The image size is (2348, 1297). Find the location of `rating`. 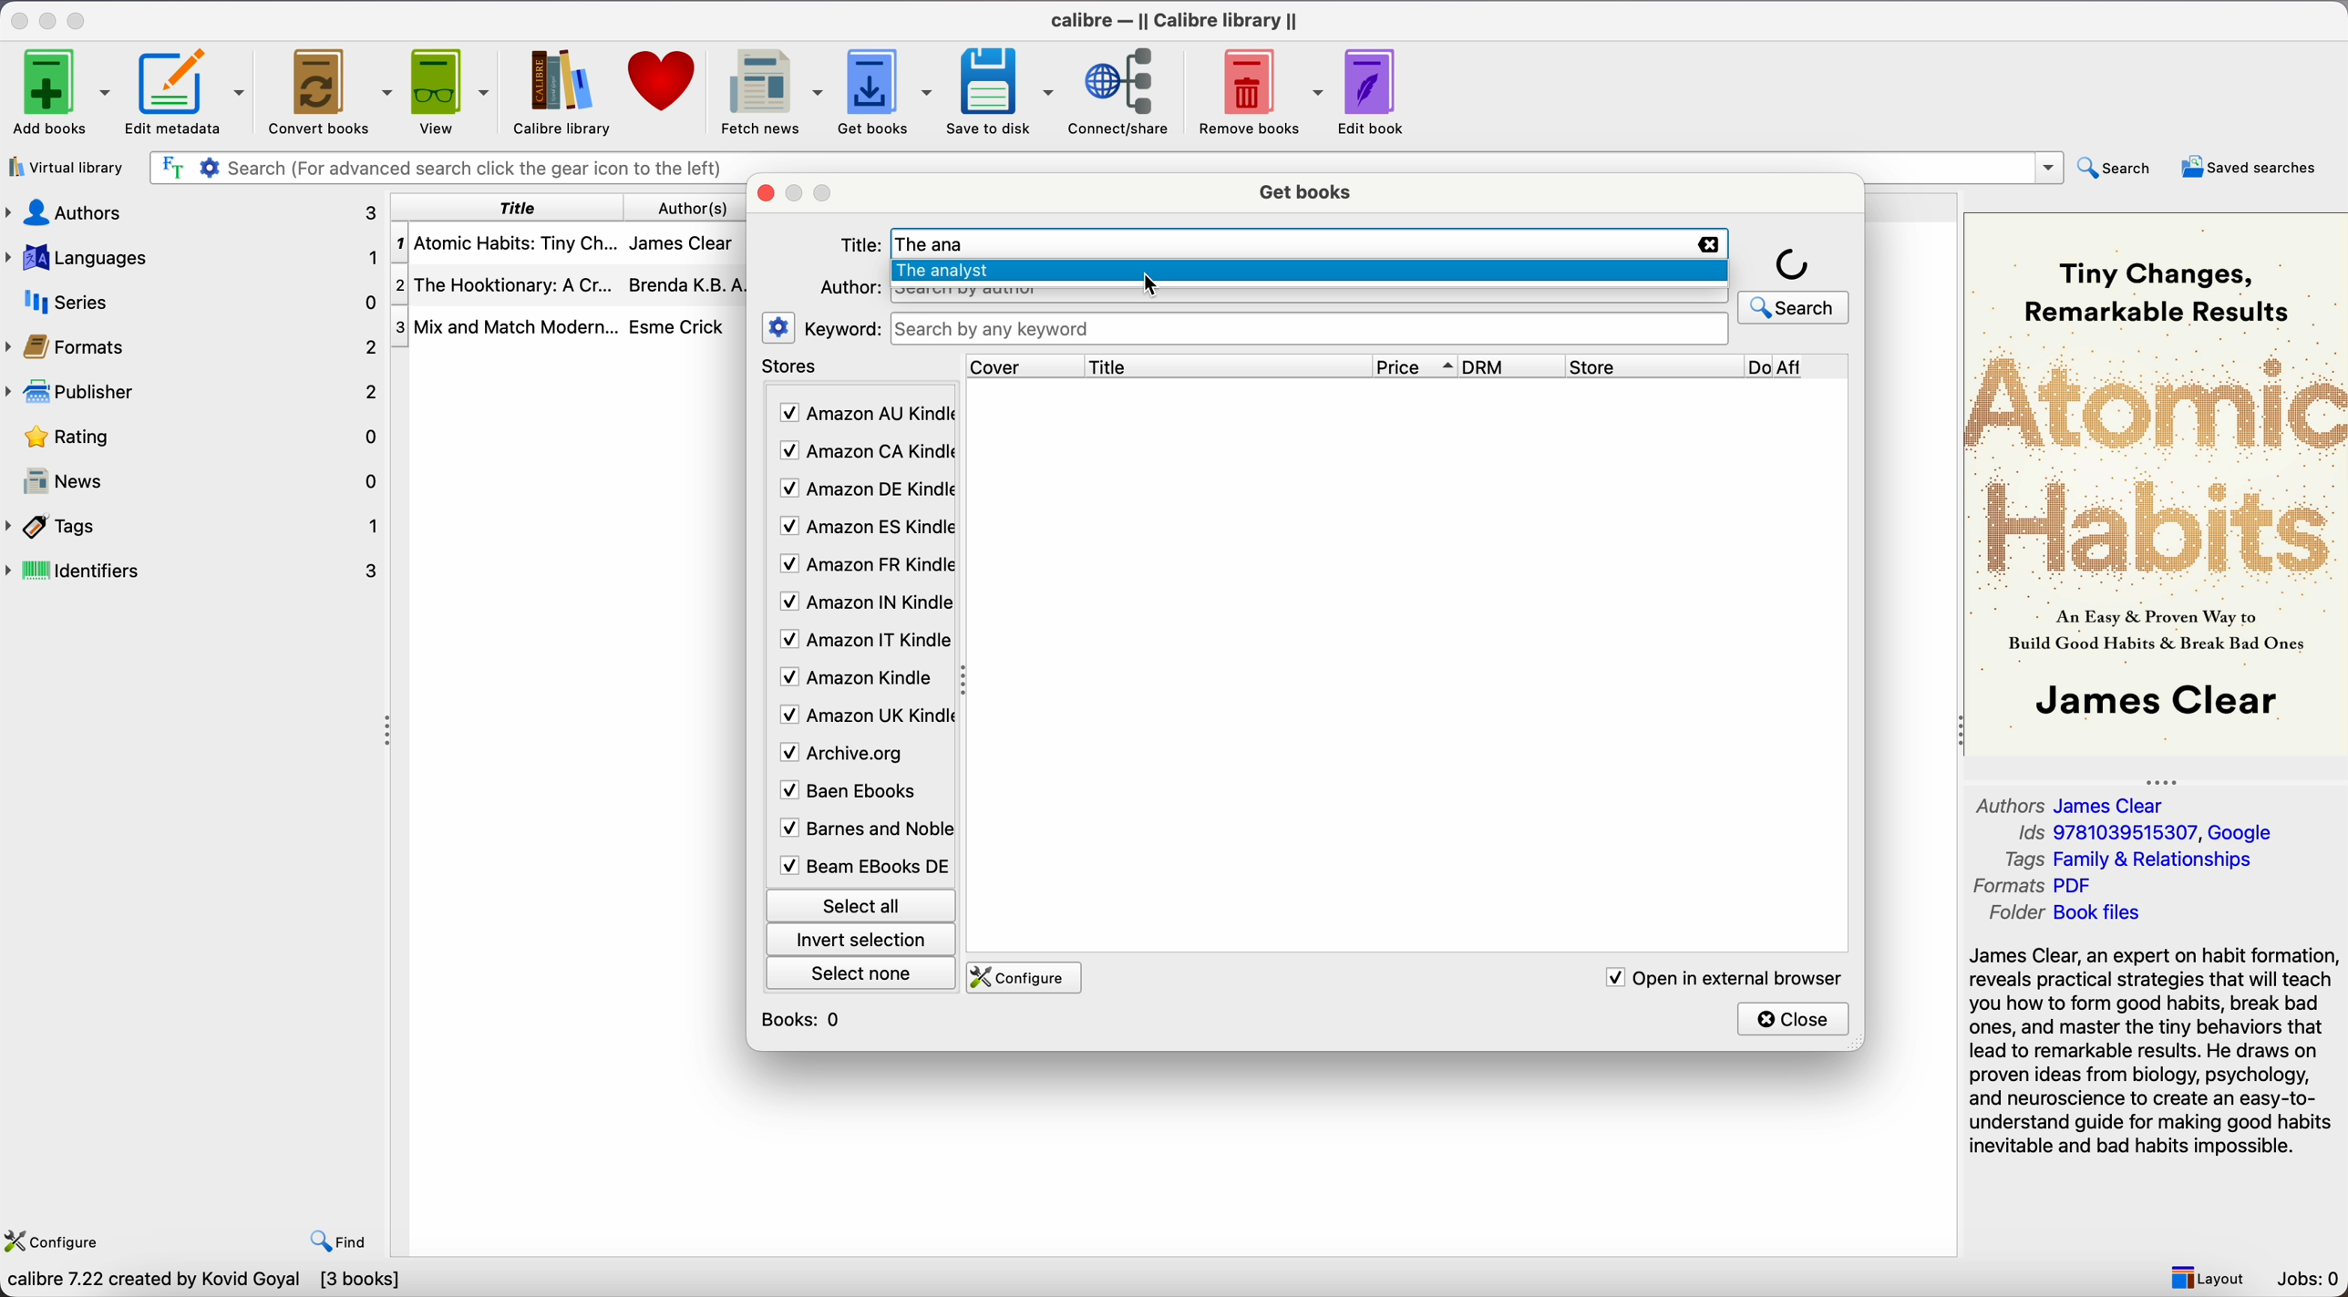

rating is located at coordinates (197, 437).